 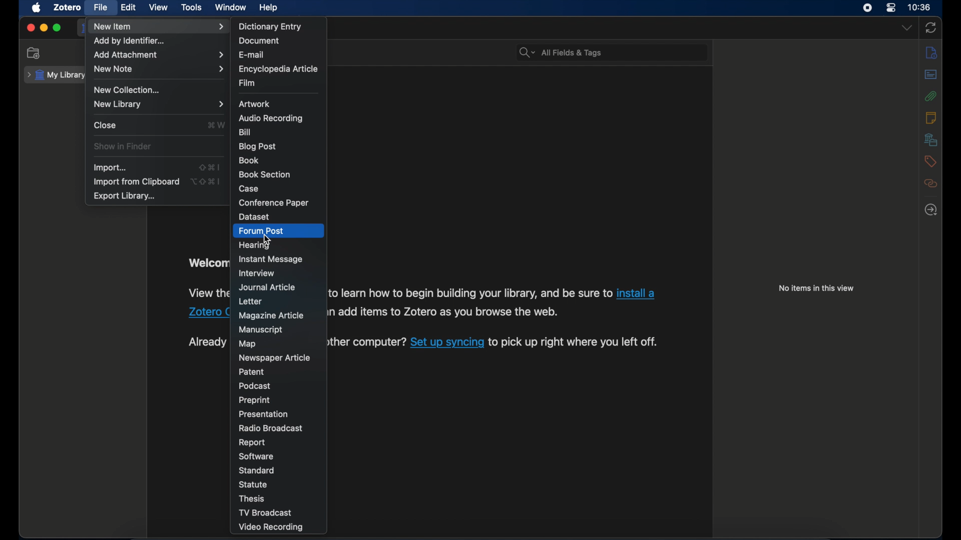 I want to click on letter, so click(x=251, y=301).